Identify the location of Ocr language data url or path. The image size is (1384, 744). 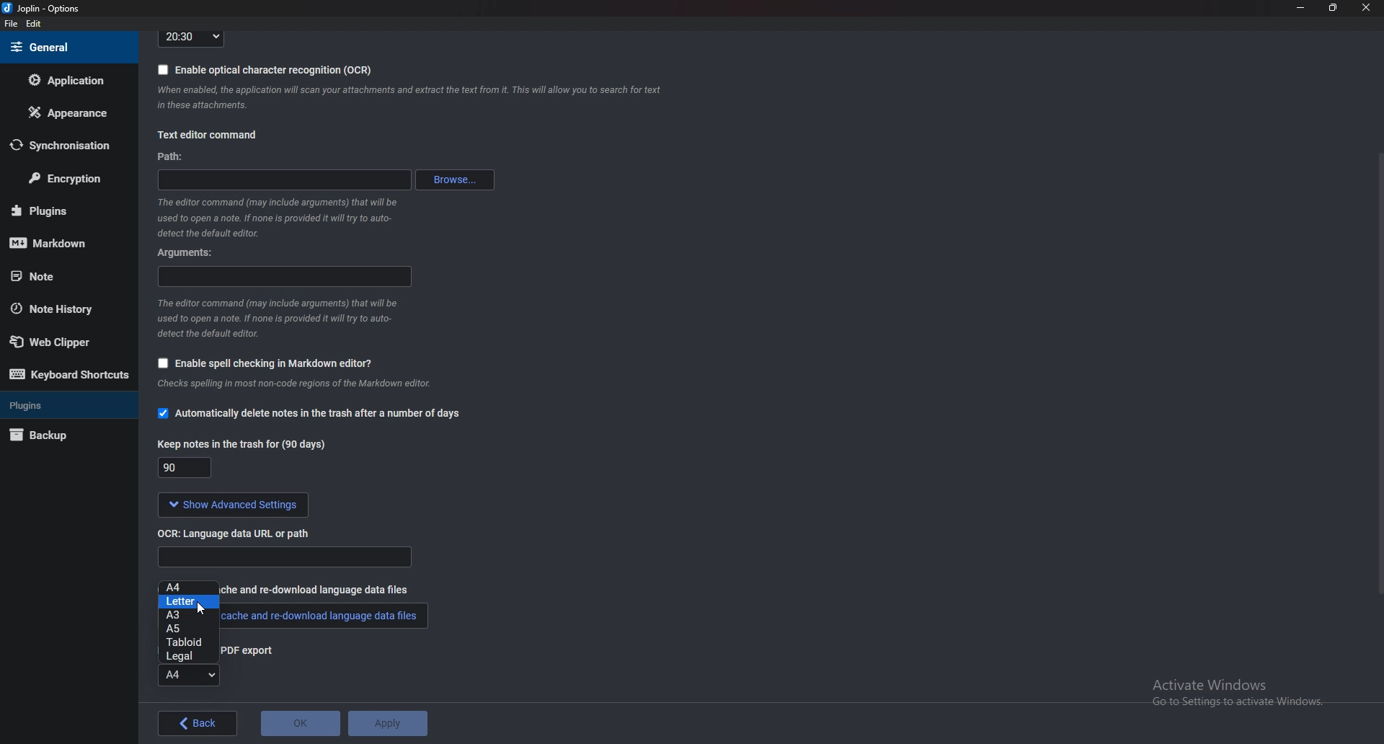
(284, 557).